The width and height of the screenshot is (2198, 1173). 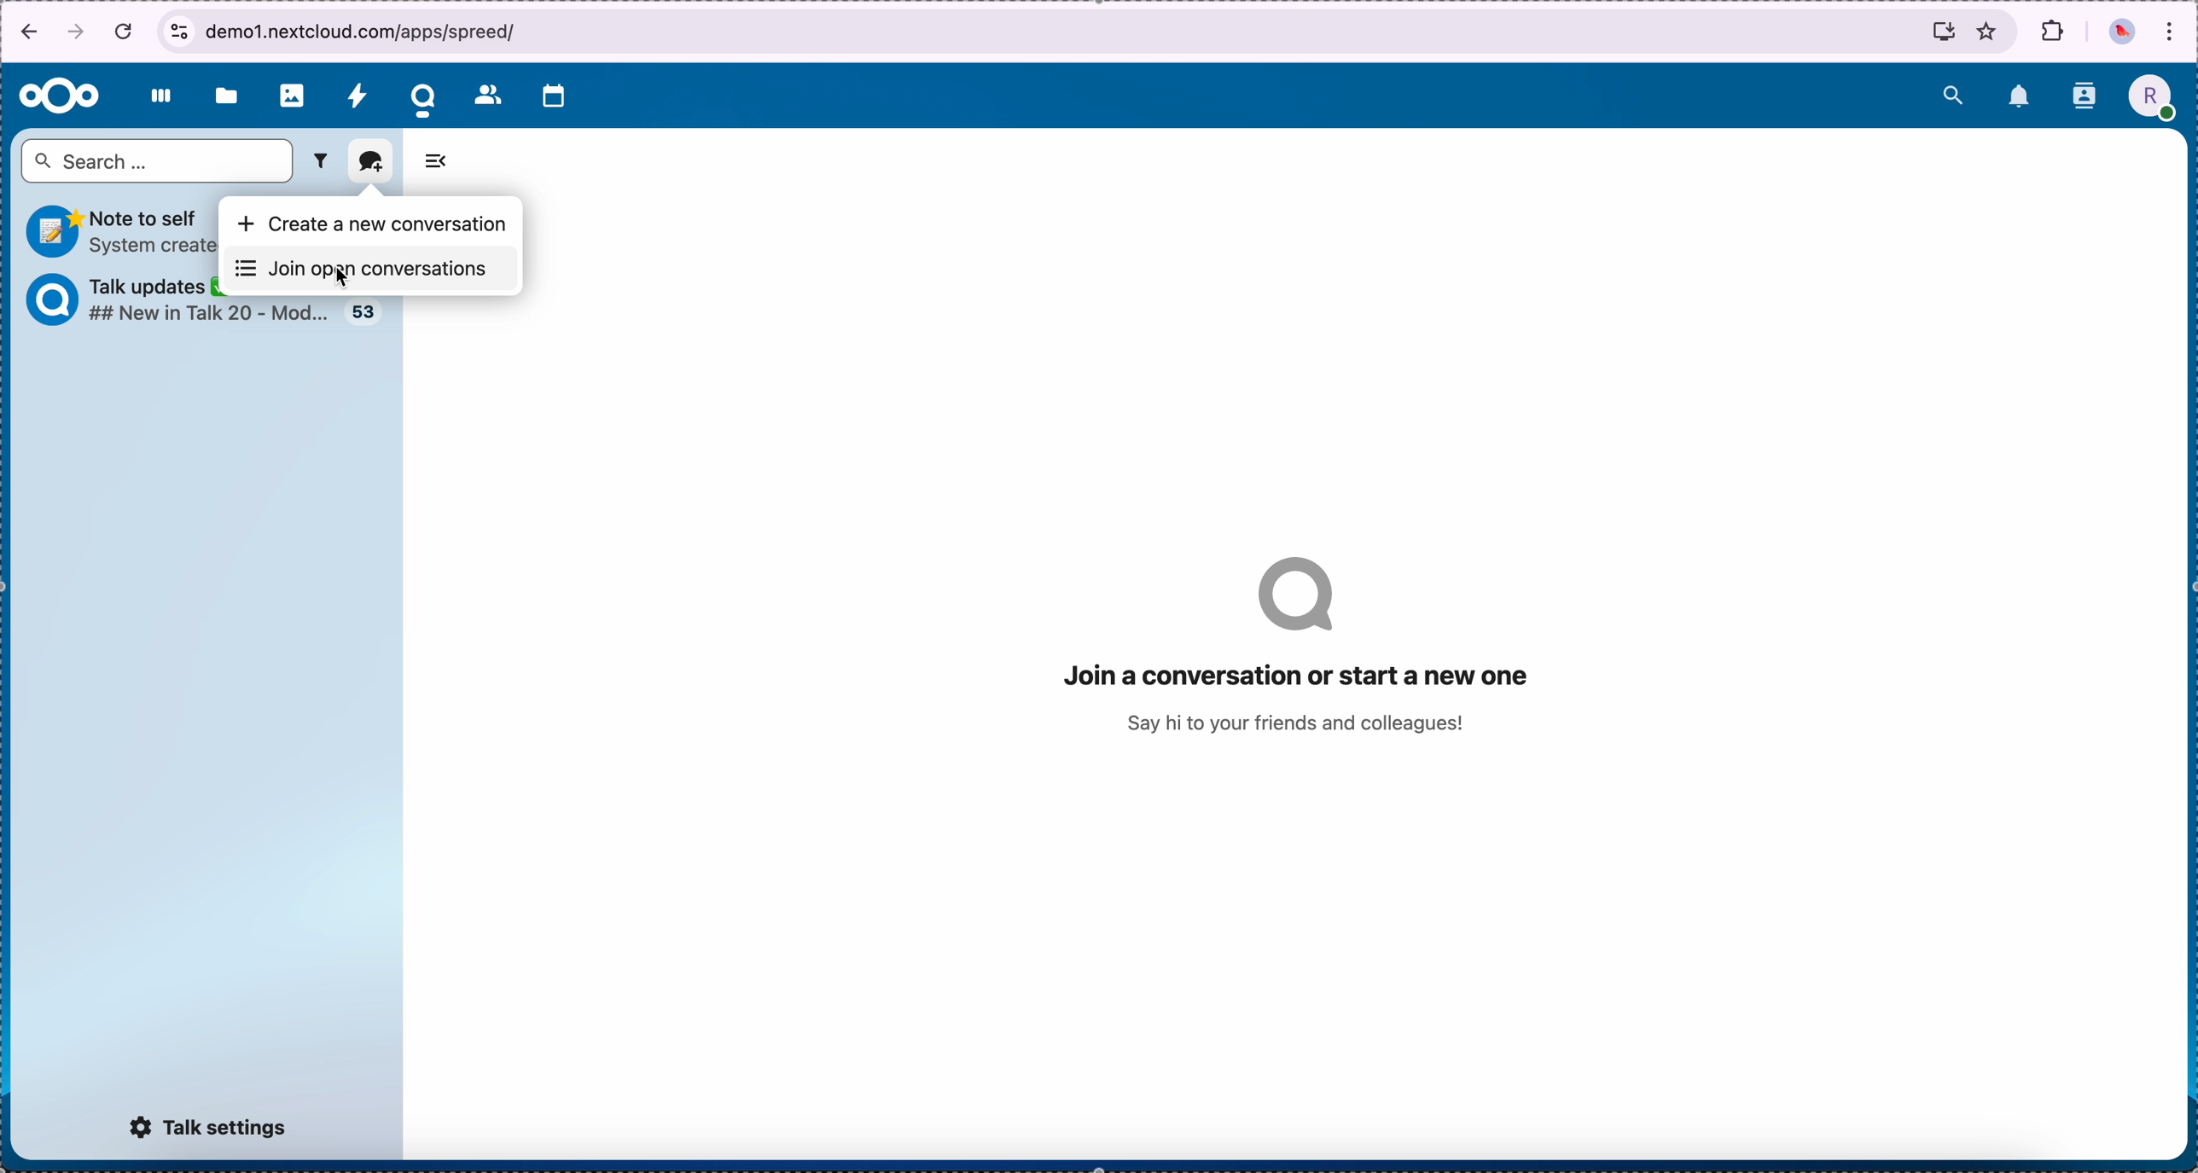 I want to click on search bar, so click(x=158, y=162).